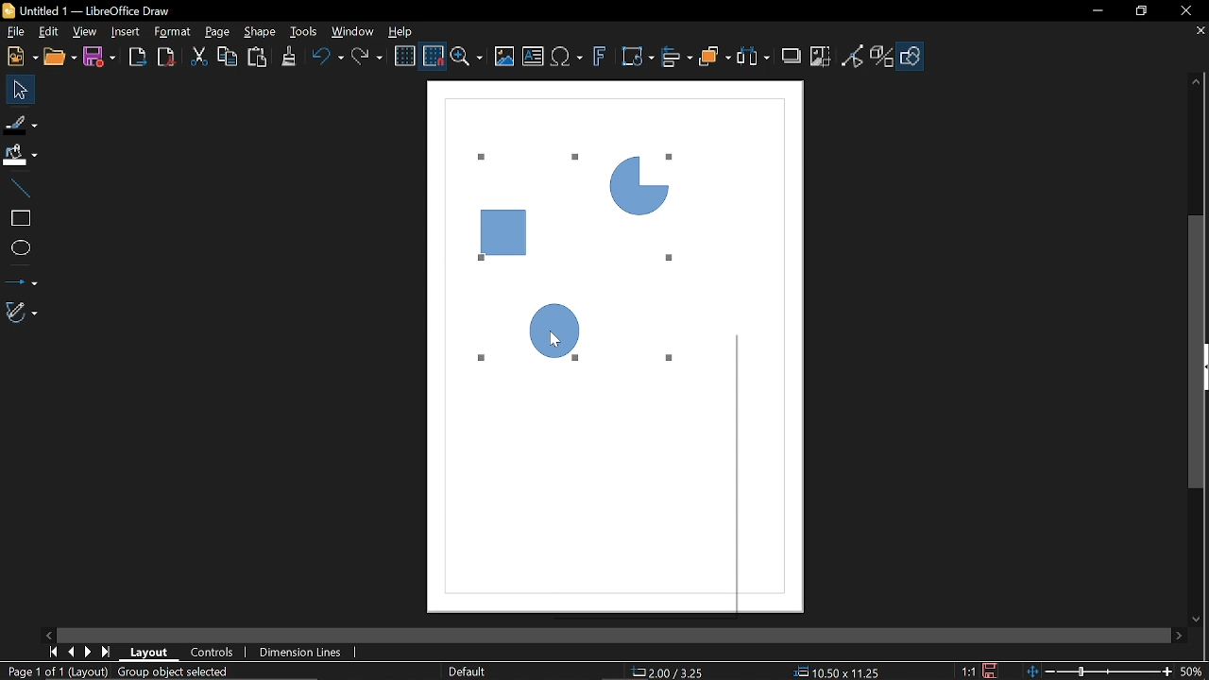 Image resolution: width=1209 pixels, height=680 pixels. What do you see at coordinates (989, 671) in the screenshot?
I see `Save` at bounding box center [989, 671].